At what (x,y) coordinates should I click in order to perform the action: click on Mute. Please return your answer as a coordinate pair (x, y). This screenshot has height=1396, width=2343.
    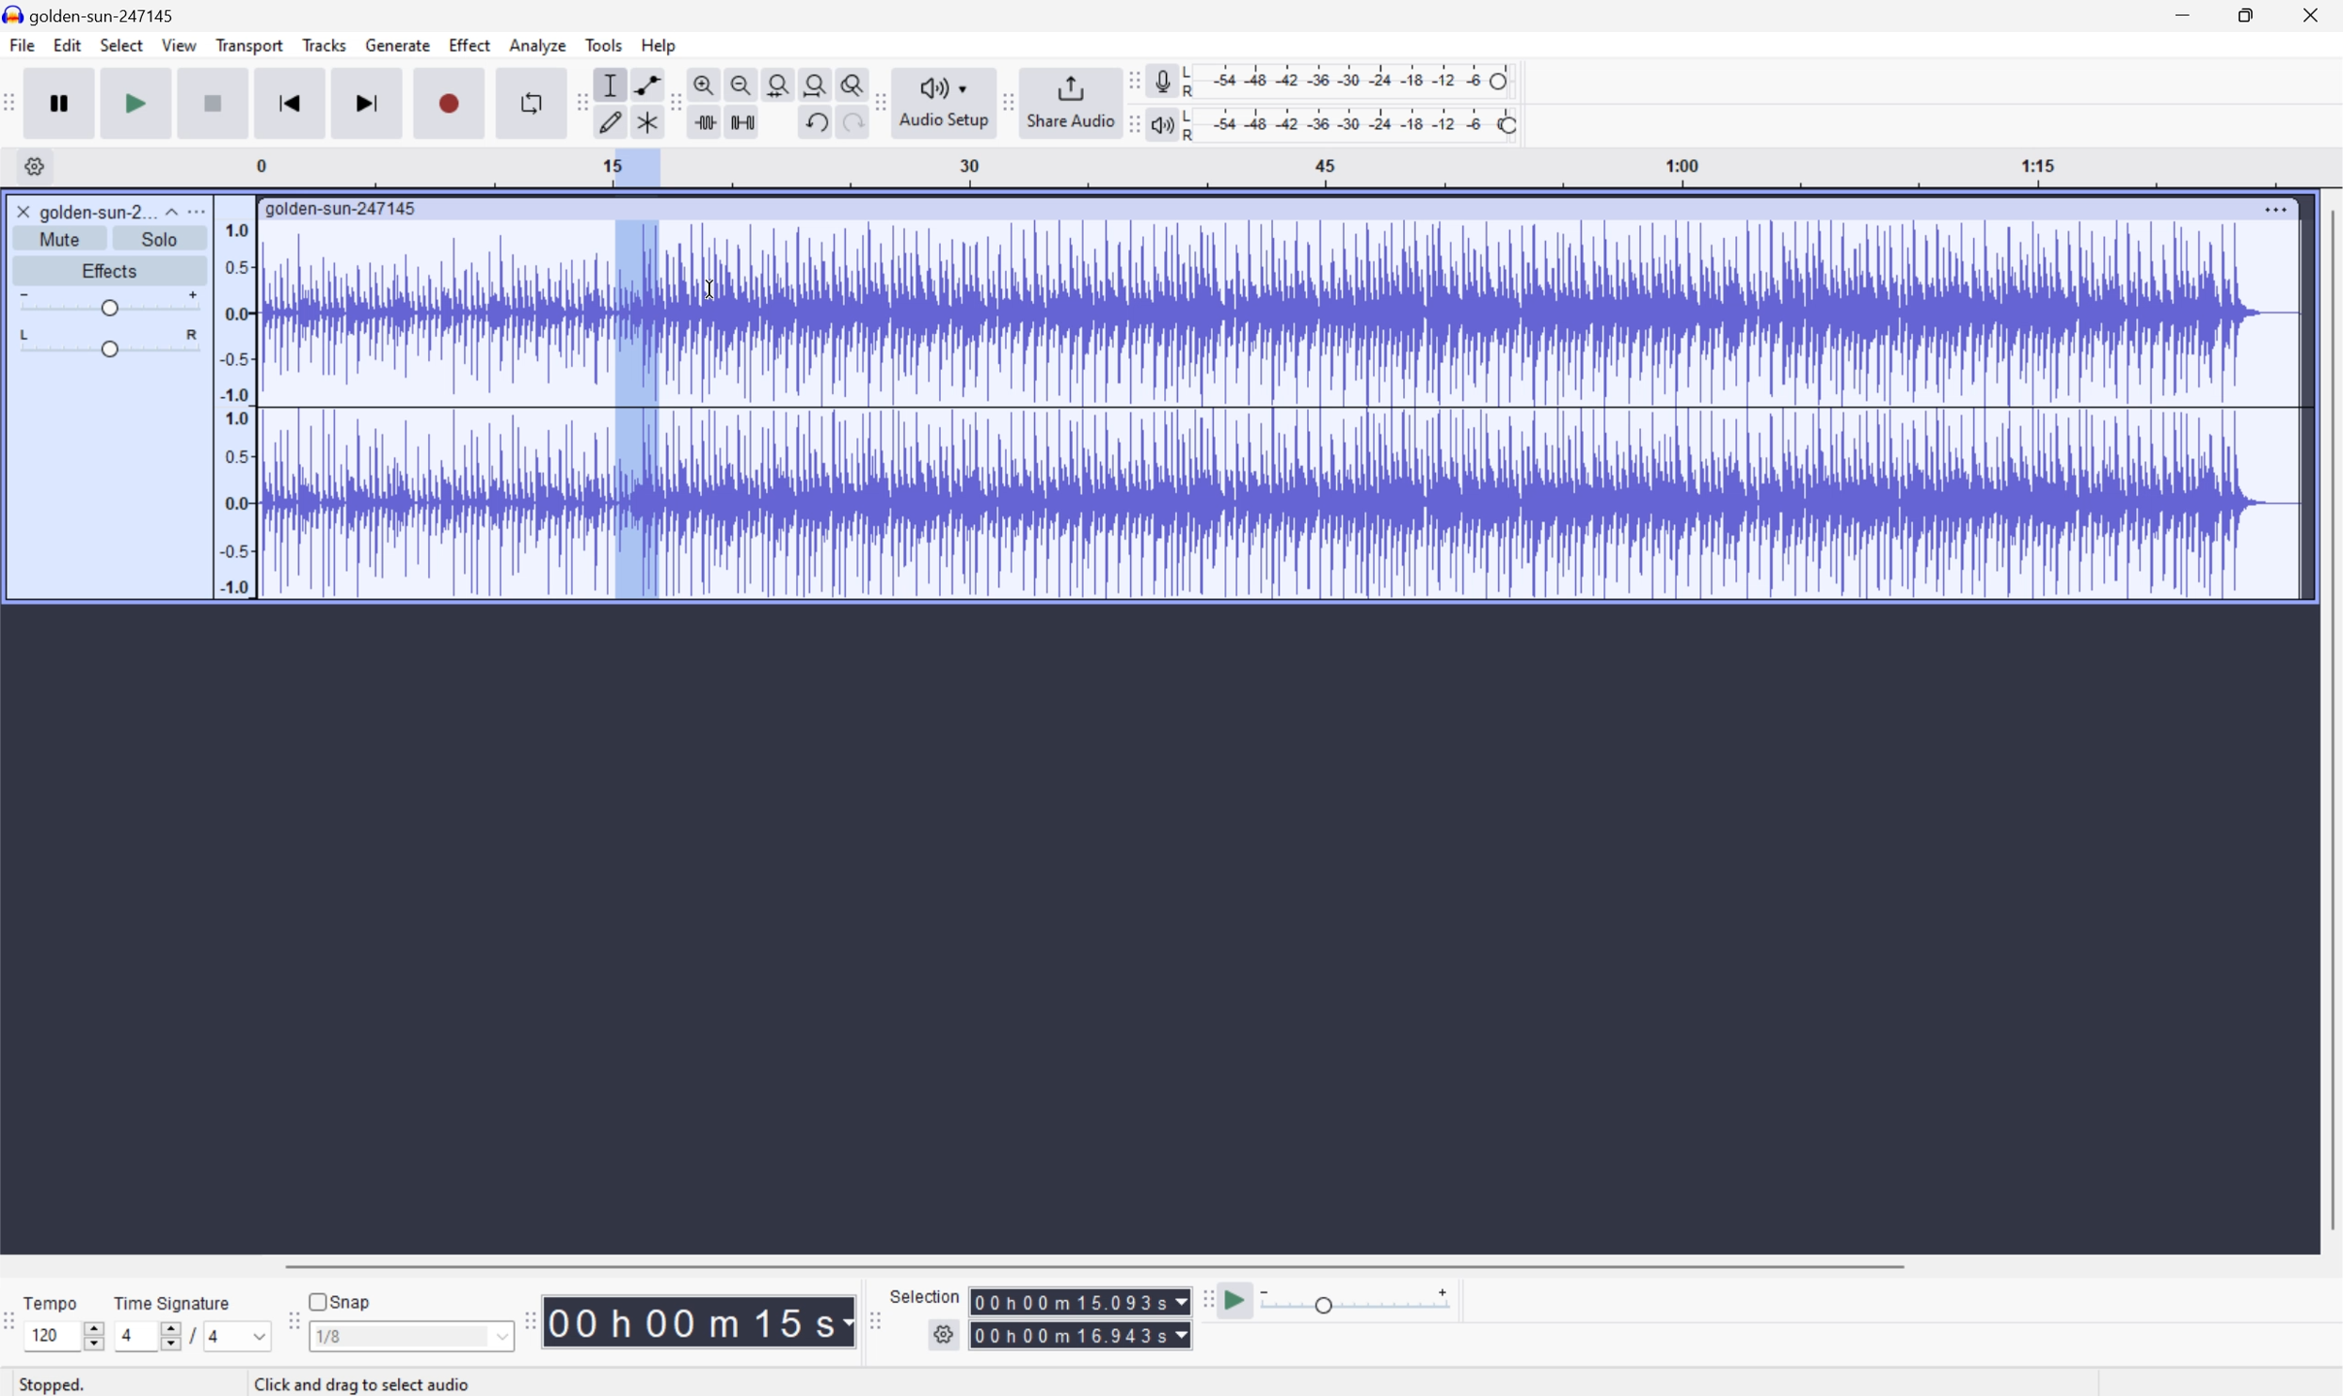
    Looking at the image, I should click on (66, 238).